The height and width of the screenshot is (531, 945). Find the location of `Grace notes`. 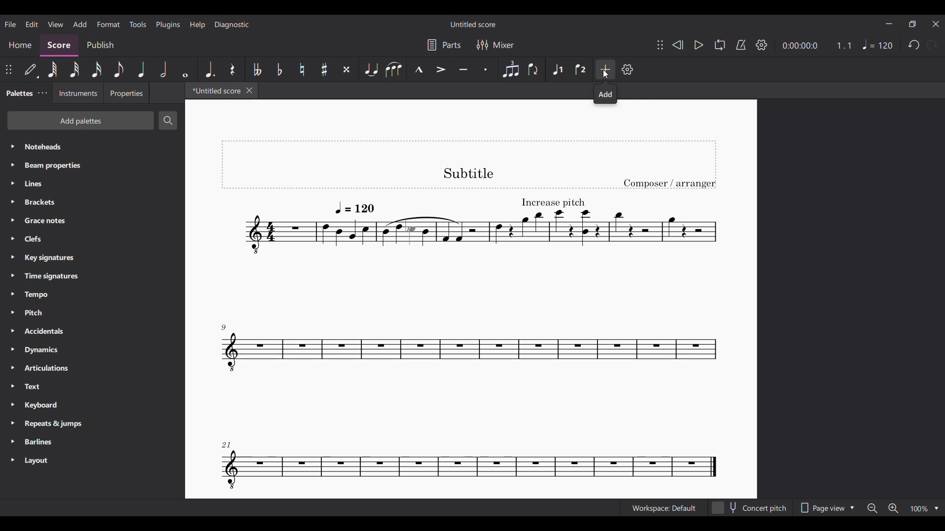

Grace notes is located at coordinates (92, 221).